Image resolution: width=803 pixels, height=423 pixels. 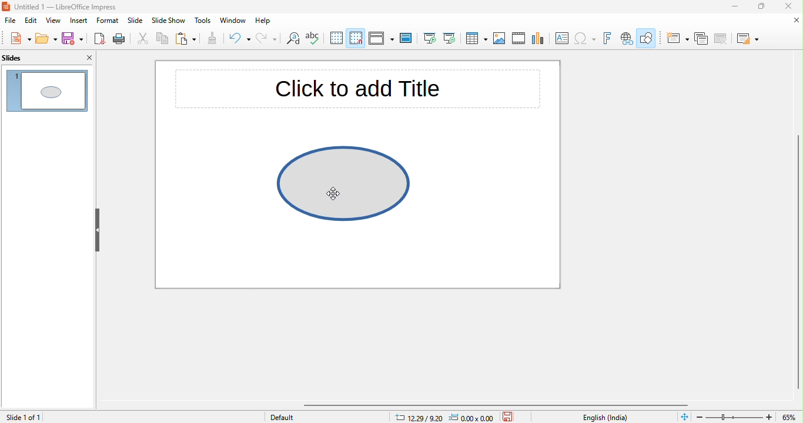 What do you see at coordinates (240, 41) in the screenshot?
I see `undo` at bounding box center [240, 41].